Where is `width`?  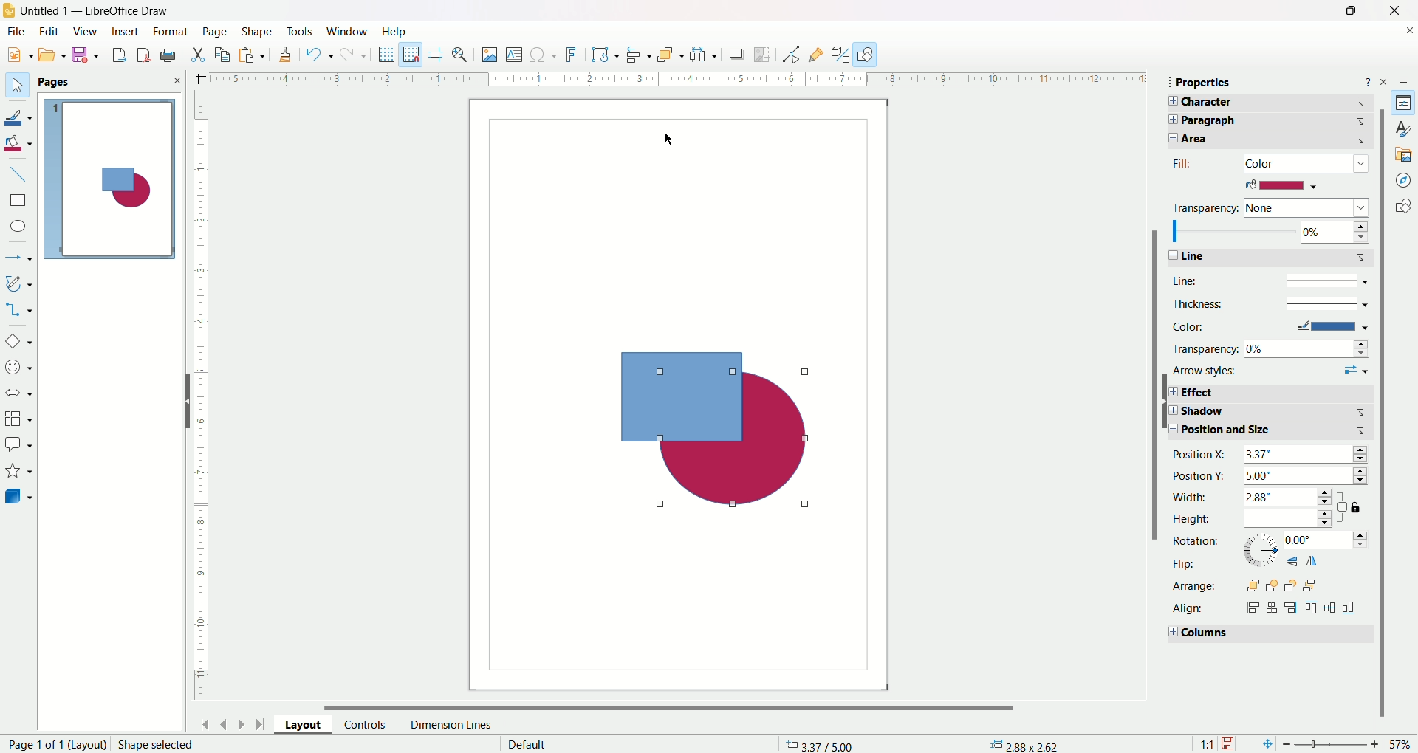 width is located at coordinates (1253, 498).